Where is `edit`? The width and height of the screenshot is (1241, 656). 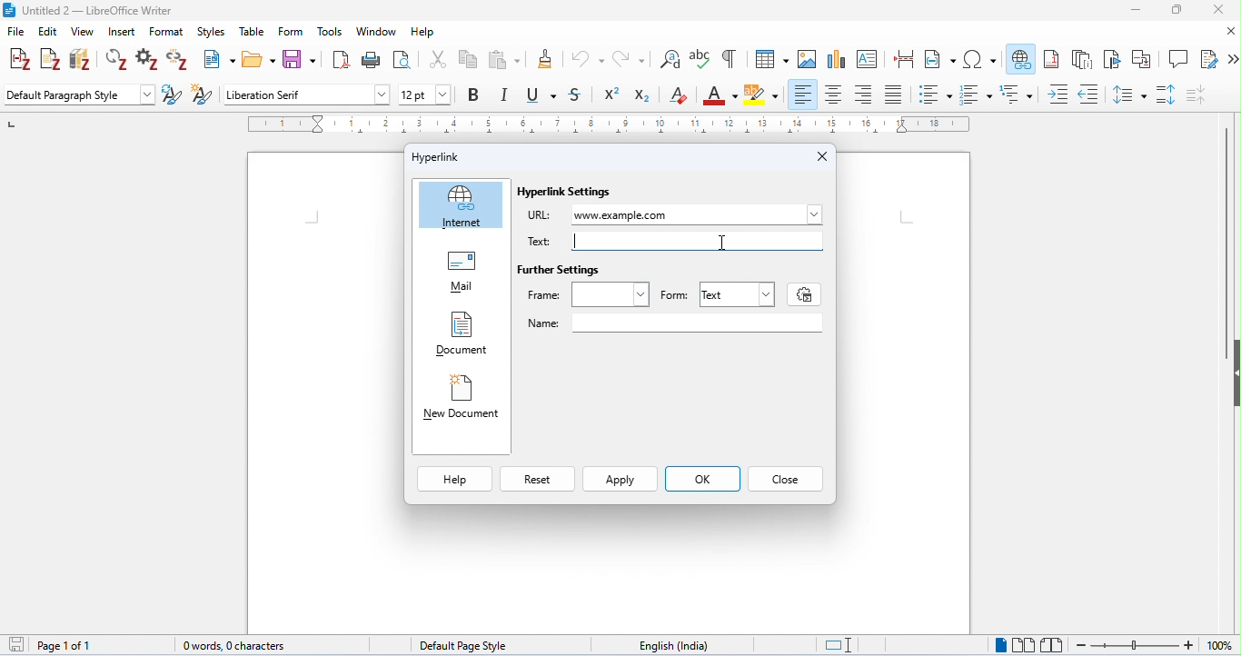 edit is located at coordinates (50, 31).